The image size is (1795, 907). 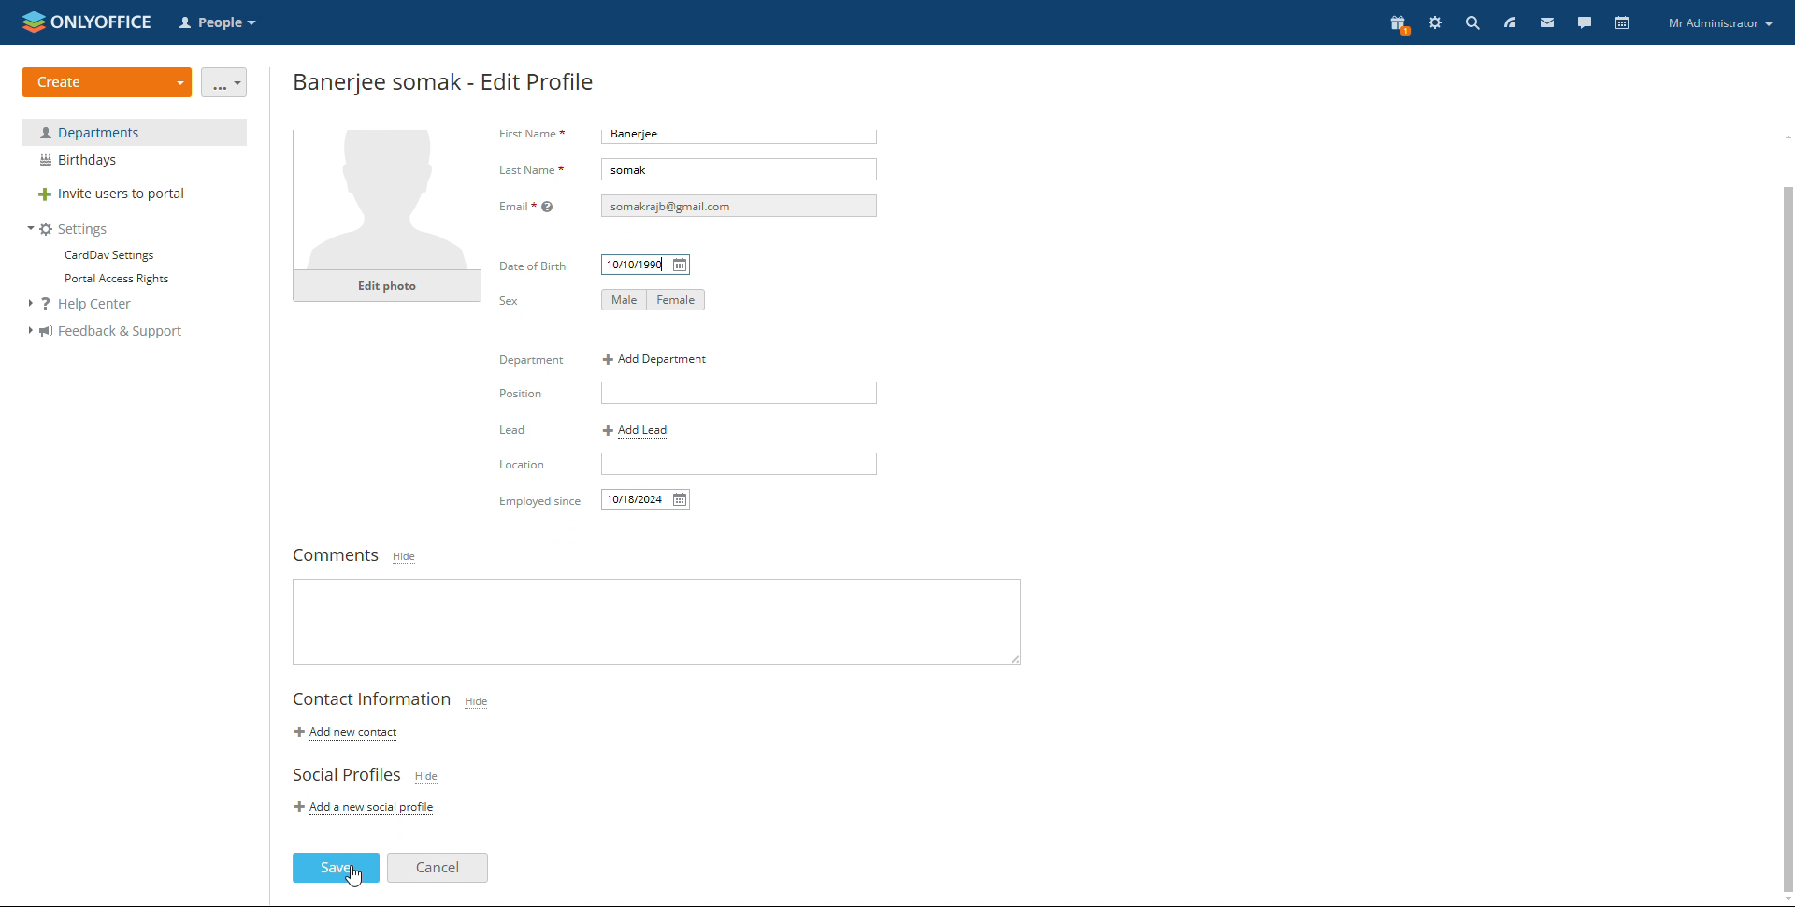 What do you see at coordinates (1472, 22) in the screenshot?
I see `search` at bounding box center [1472, 22].